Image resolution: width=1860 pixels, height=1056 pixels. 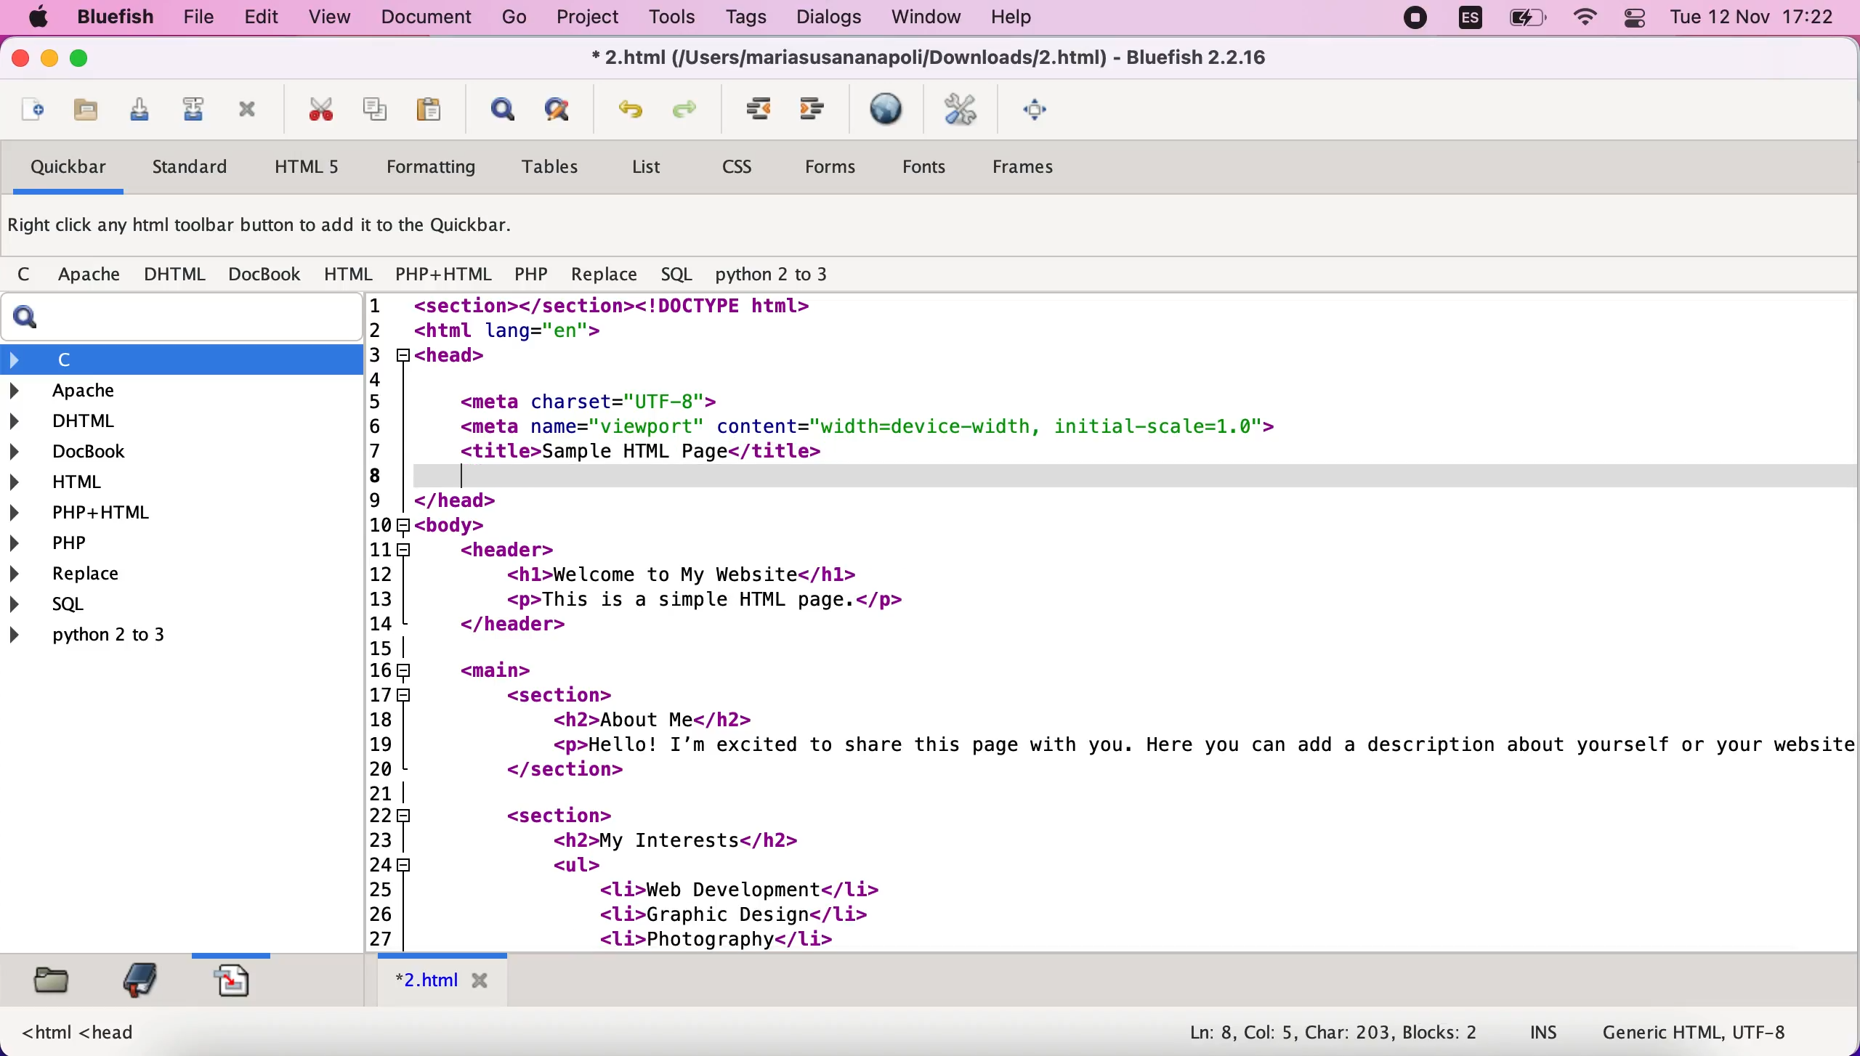 I want to click on go, so click(x=510, y=19).